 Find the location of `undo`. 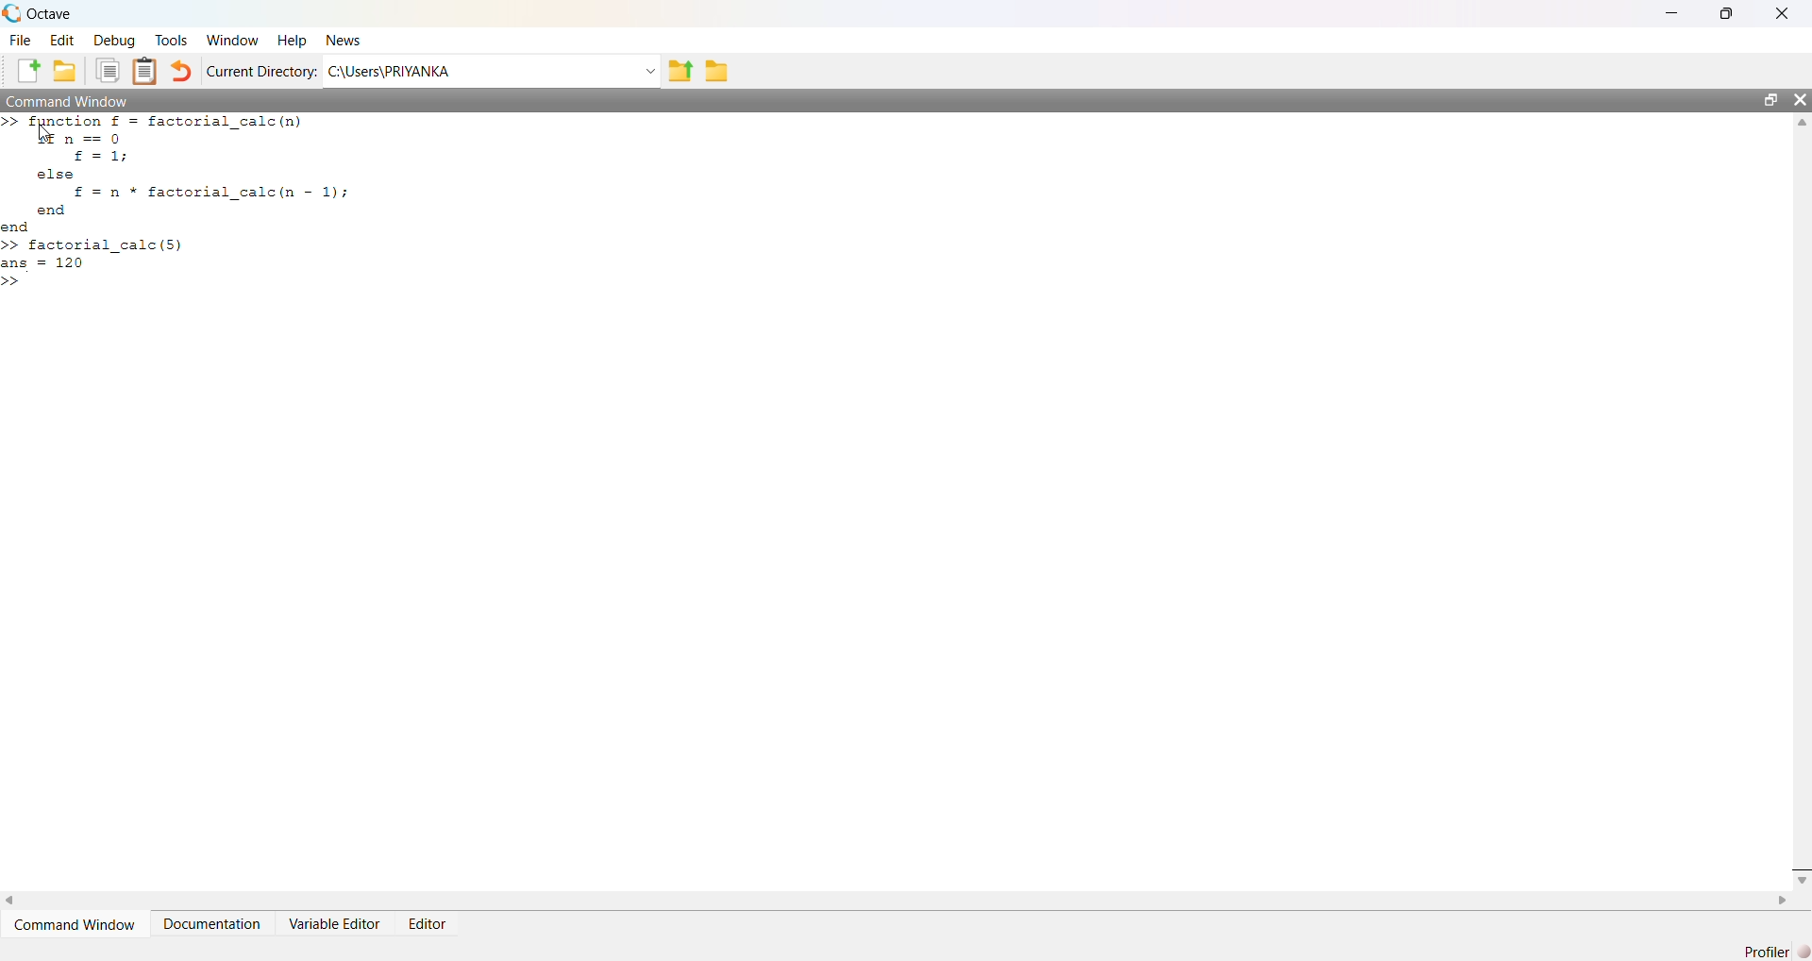

undo is located at coordinates (181, 72).